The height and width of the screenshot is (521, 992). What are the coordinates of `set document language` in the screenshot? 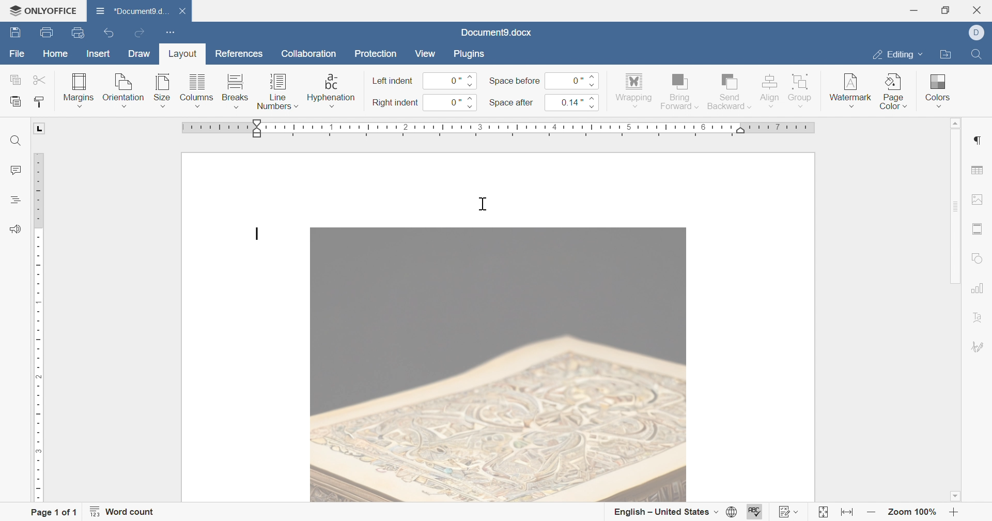 It's located at (735, 512).